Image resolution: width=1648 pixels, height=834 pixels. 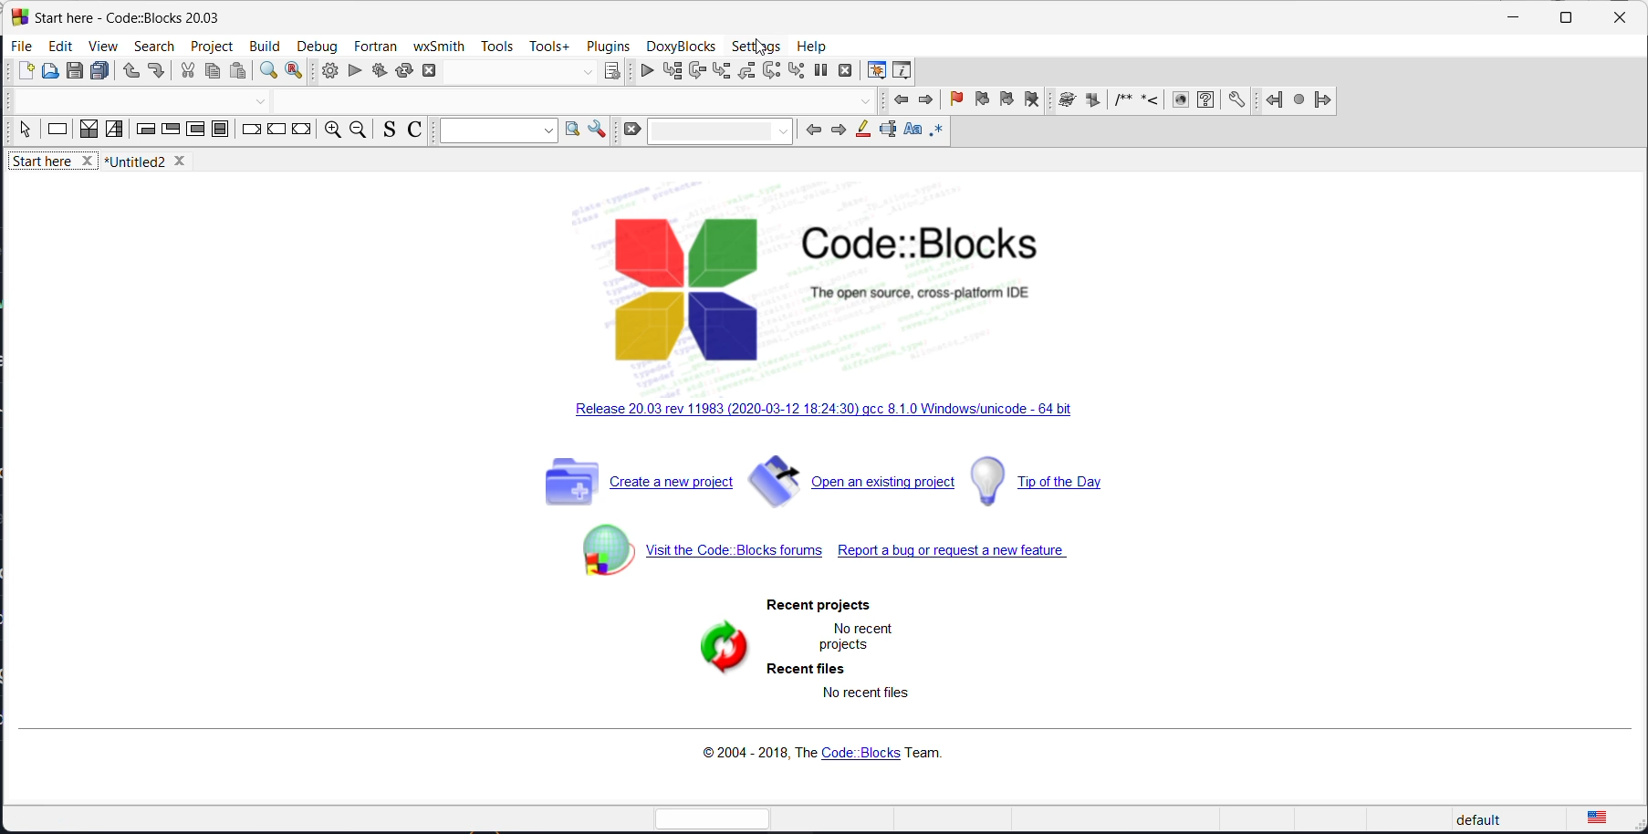 I want to click on previous, so click(x=902, y=102).